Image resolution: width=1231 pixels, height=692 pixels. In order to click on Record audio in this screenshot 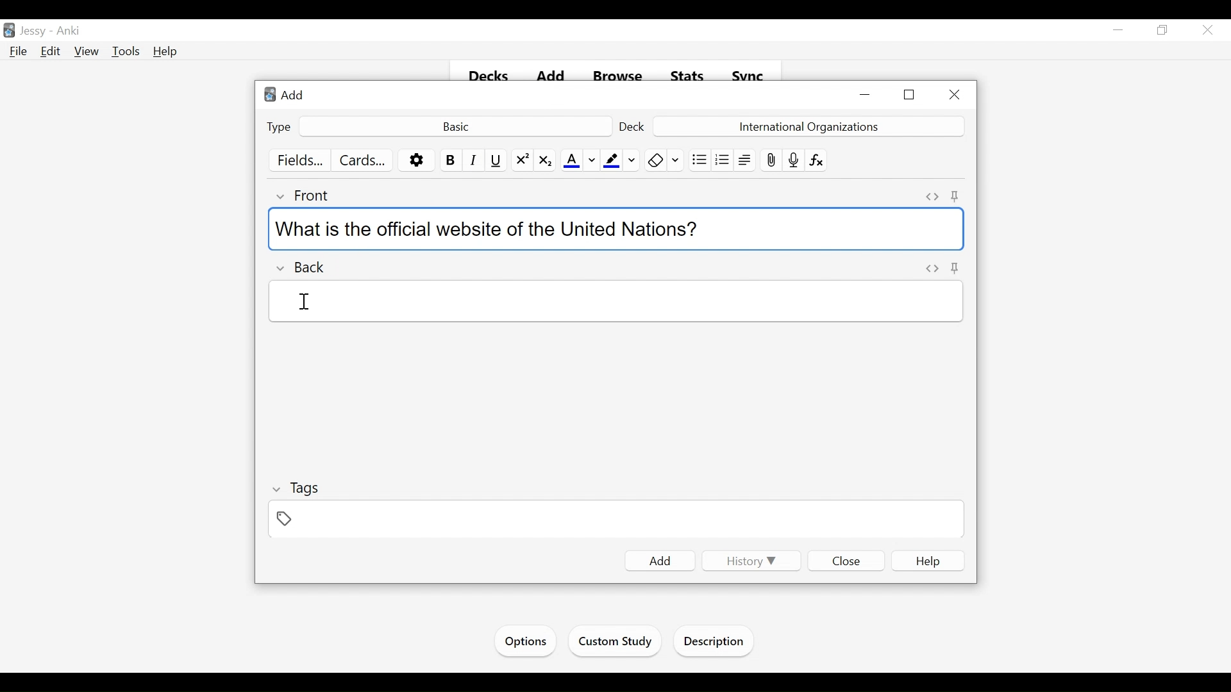, I will do `click(793, 160)`.